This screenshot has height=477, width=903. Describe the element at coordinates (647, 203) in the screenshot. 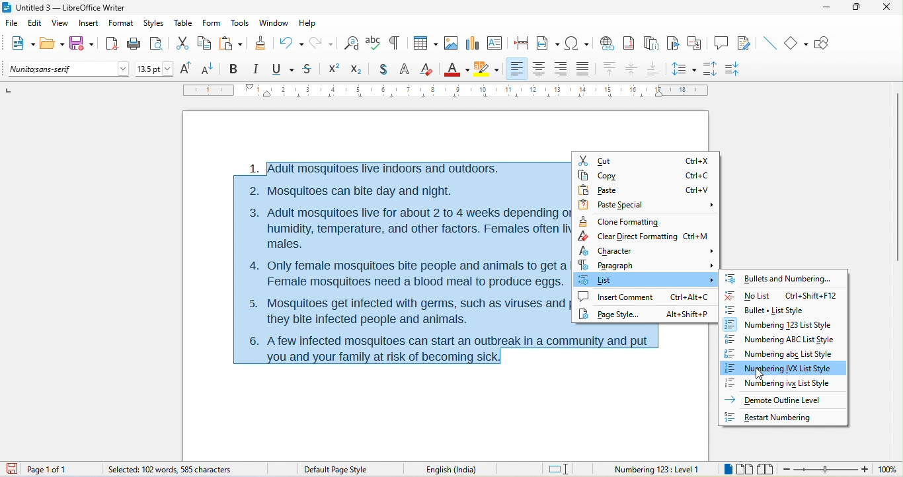

I see `paste special` at that location.